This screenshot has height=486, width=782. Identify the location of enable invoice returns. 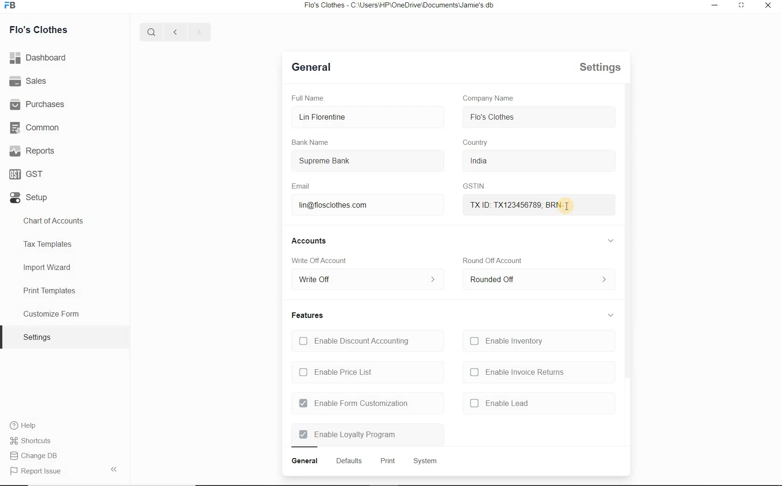
(517, 372).